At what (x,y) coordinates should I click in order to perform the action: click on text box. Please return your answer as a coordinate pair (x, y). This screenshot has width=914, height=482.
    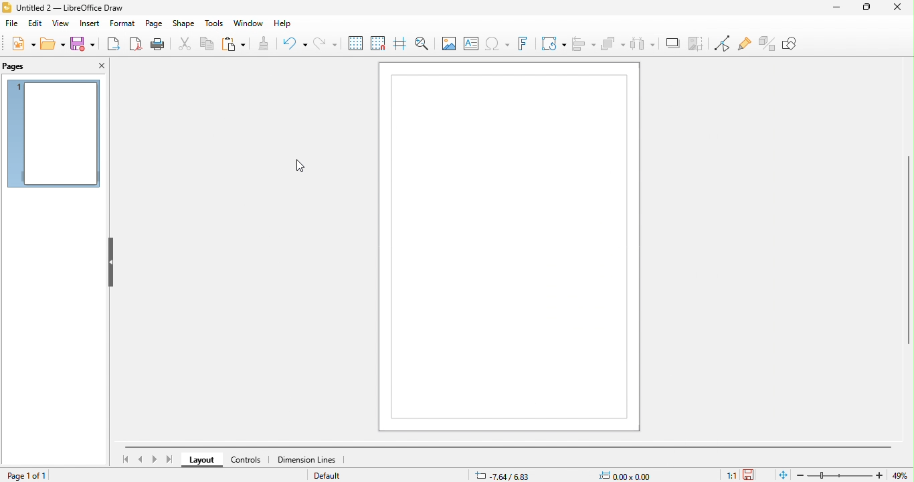
    Looking at the image, I should click on (470, 44).